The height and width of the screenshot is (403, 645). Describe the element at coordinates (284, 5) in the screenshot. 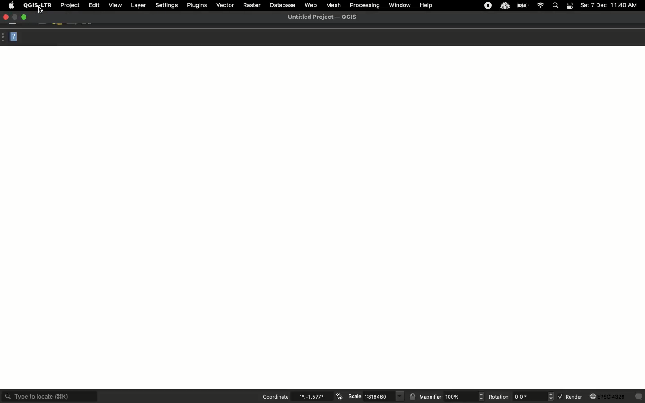

I see `Database` at that location.